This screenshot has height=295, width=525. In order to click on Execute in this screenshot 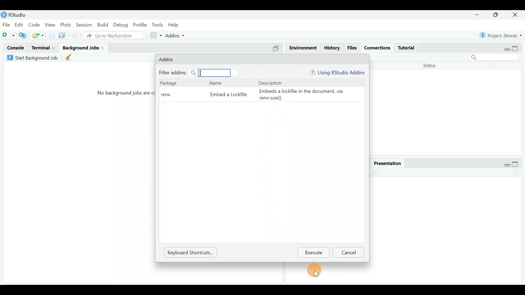, I will do `click(316, 253)`.